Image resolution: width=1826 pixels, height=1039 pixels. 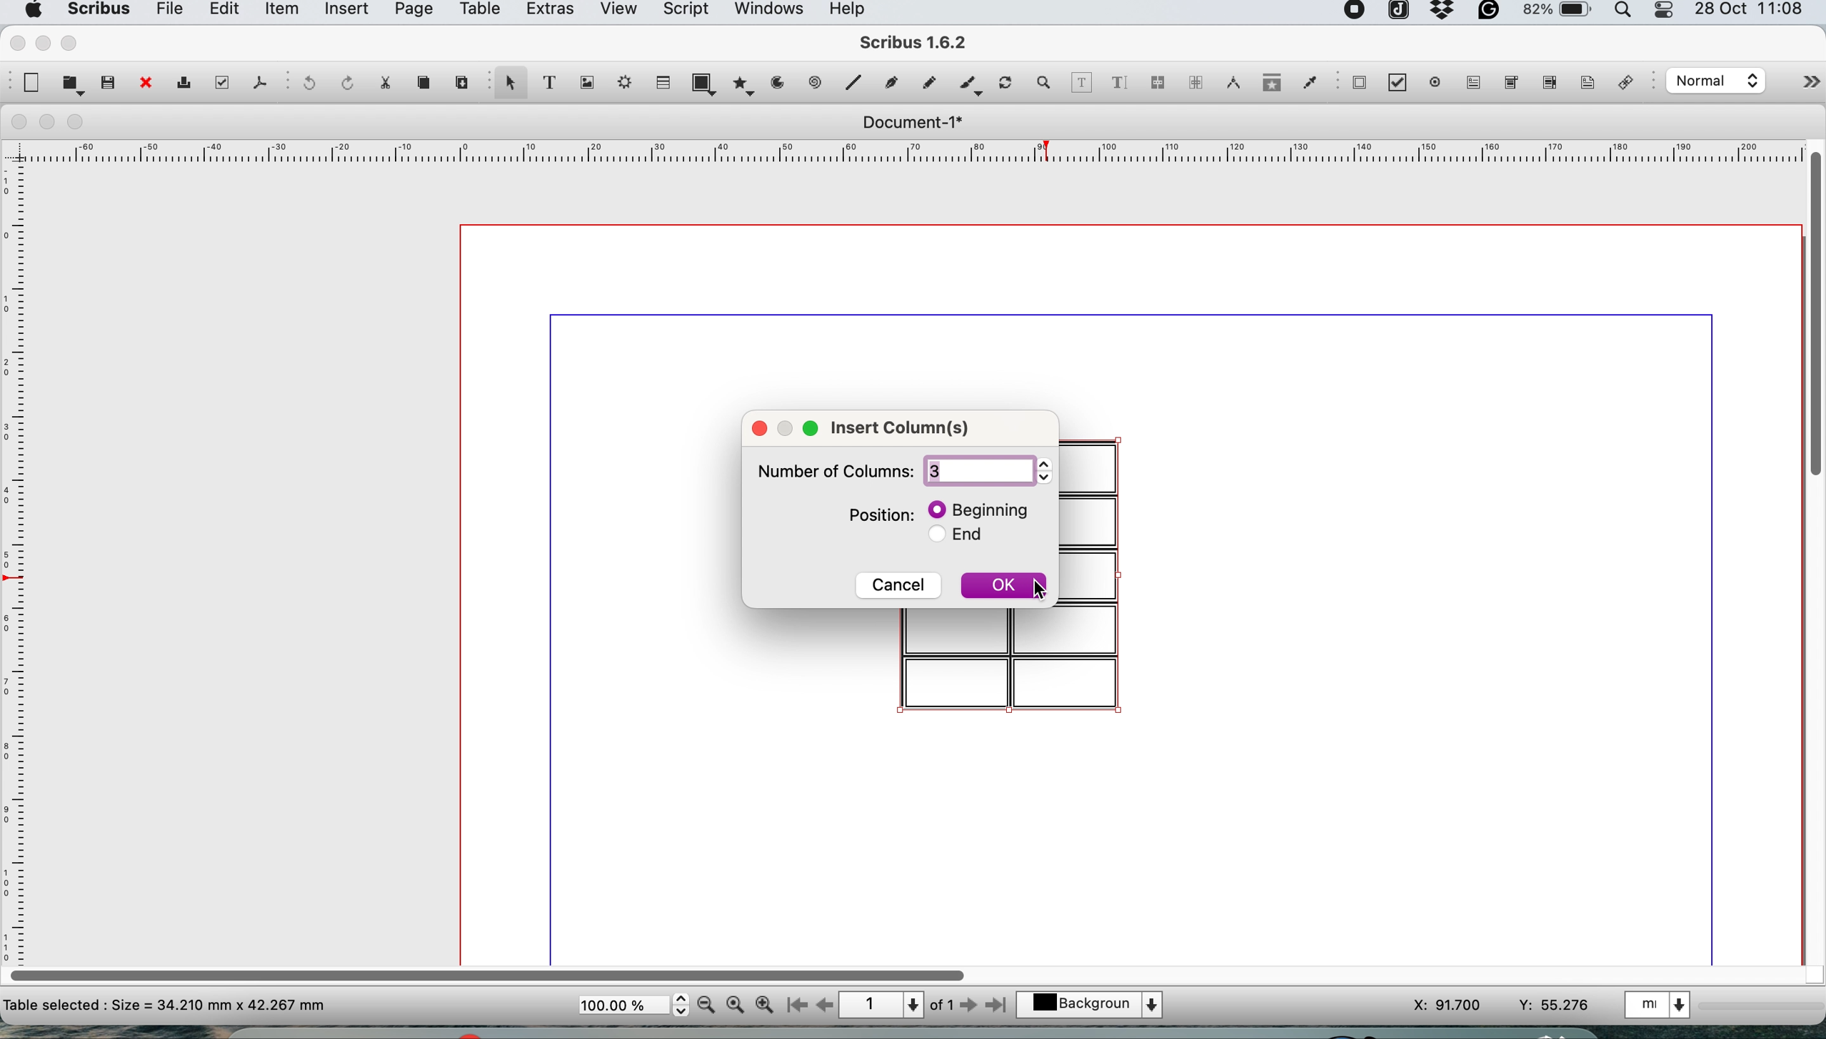 I want to click on ok, so click(x=998, y=587).